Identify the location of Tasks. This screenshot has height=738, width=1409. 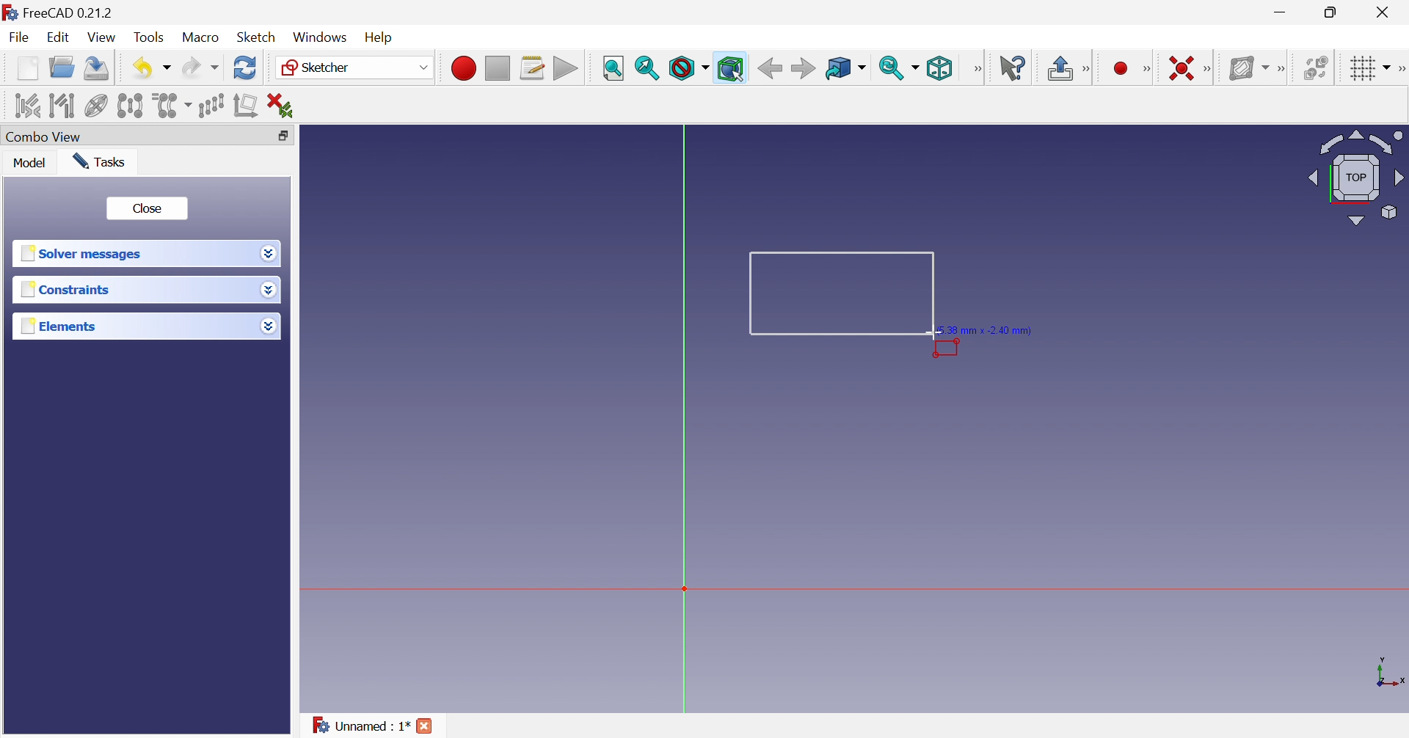
(99, 160).